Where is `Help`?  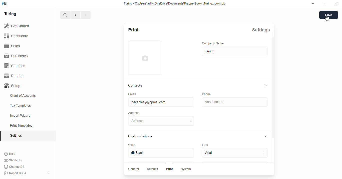
Help is located at coordinates (14, 154).